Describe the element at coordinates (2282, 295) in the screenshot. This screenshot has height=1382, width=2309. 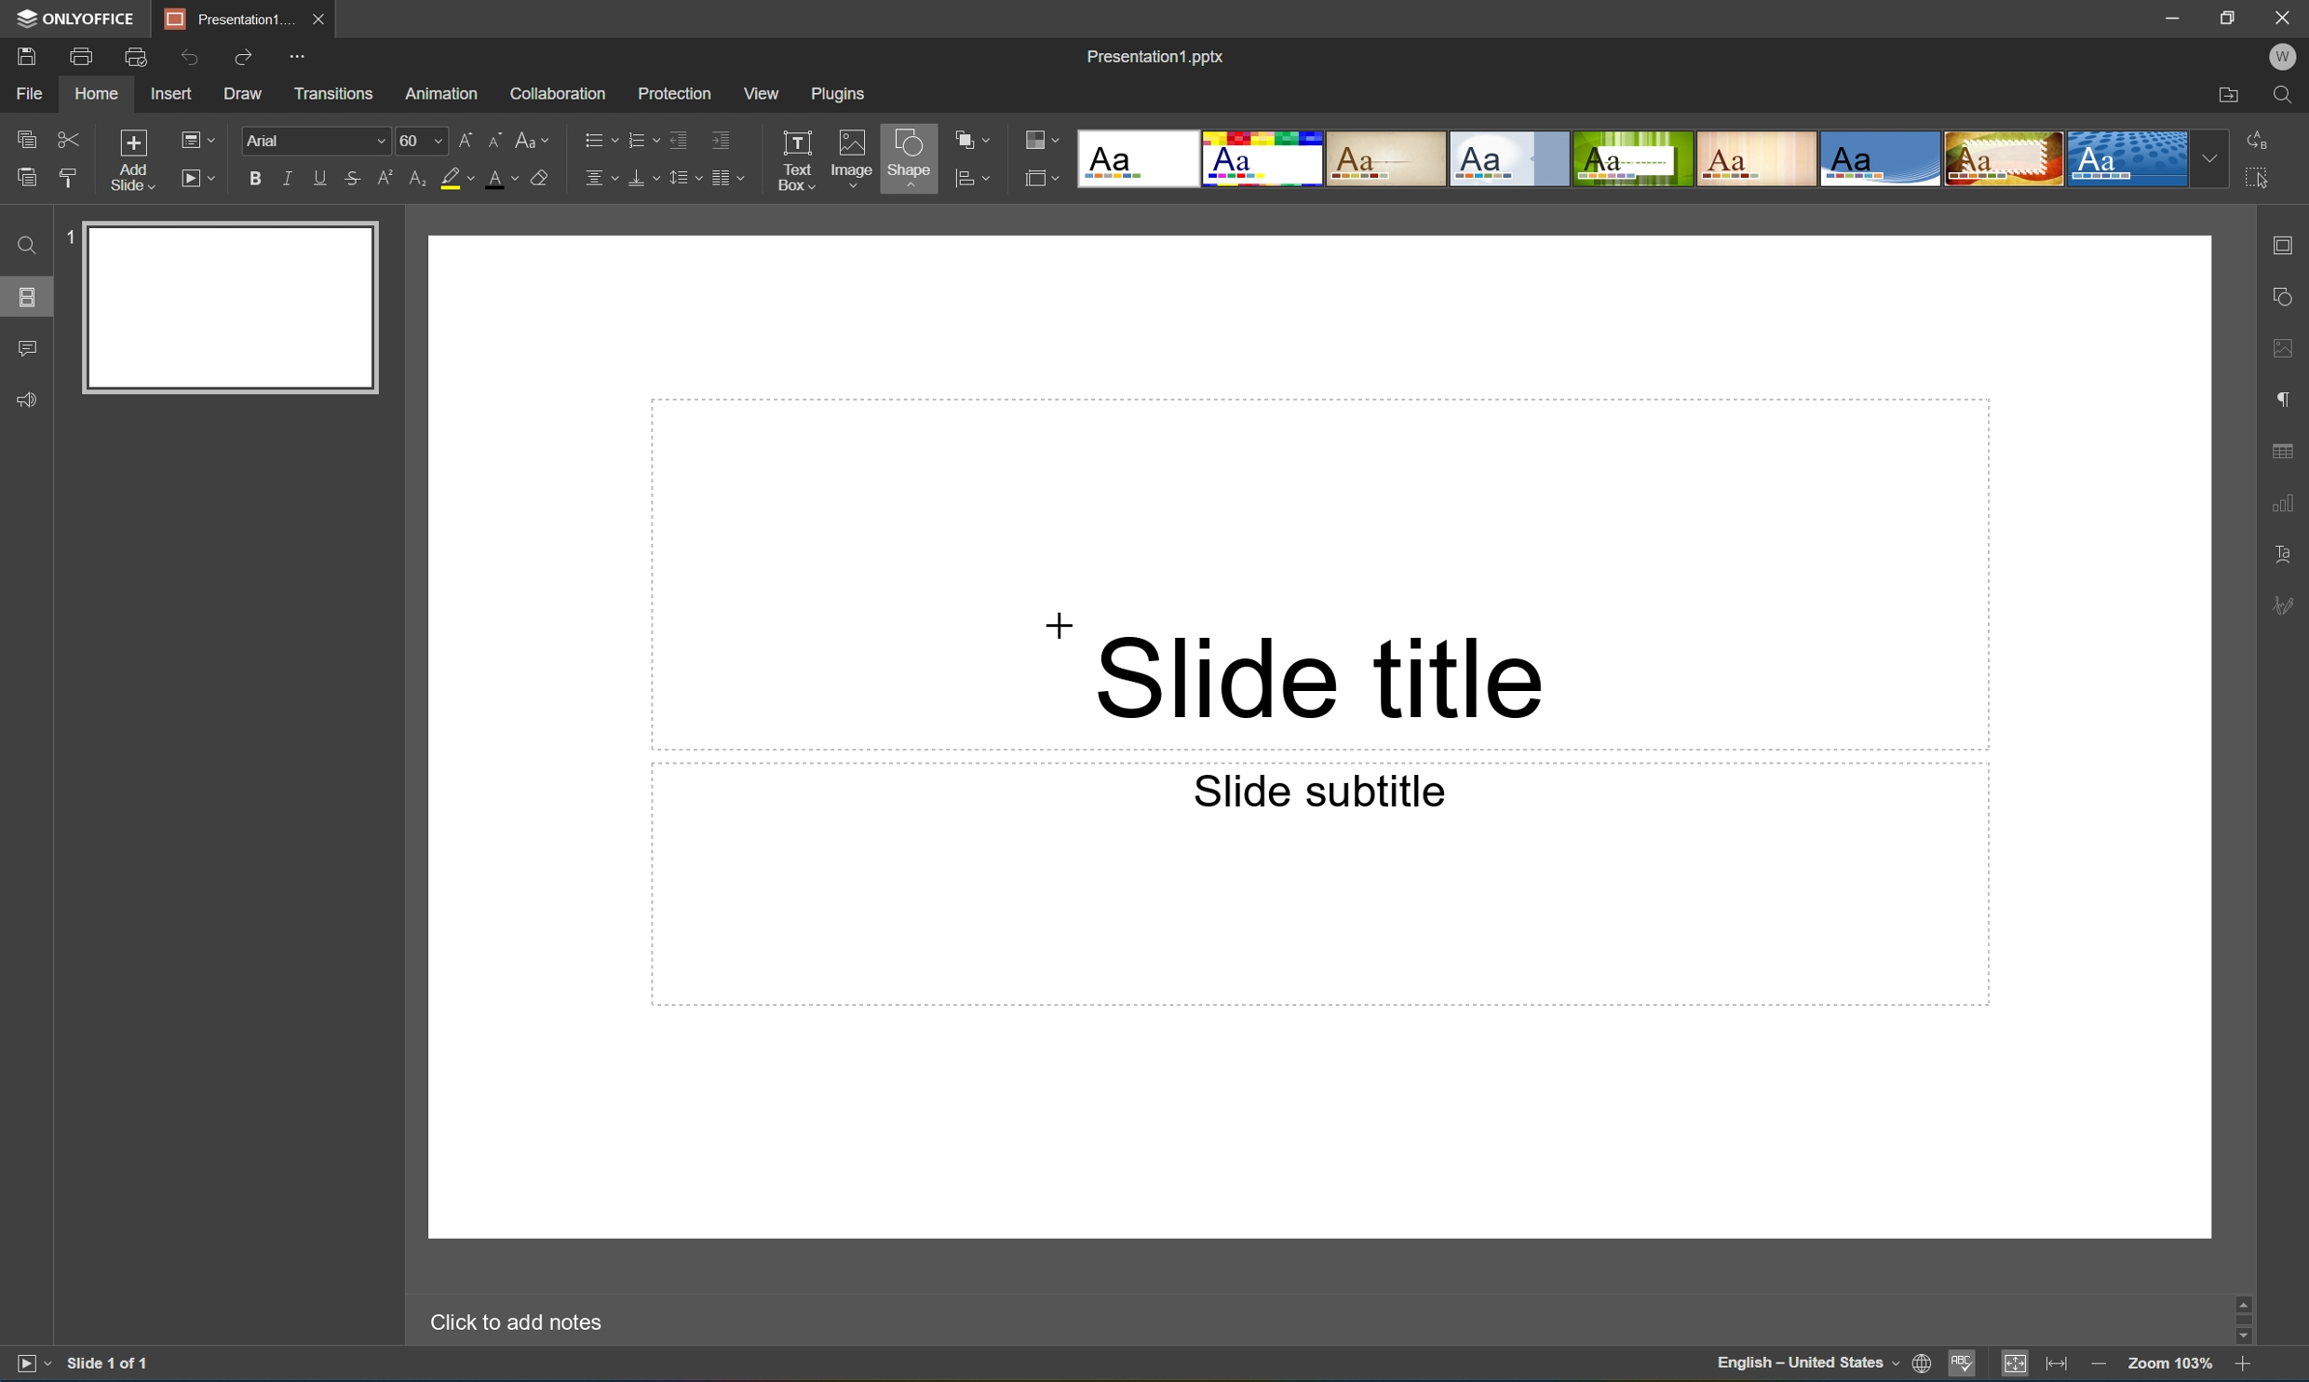
I see `shape settings` at that location.